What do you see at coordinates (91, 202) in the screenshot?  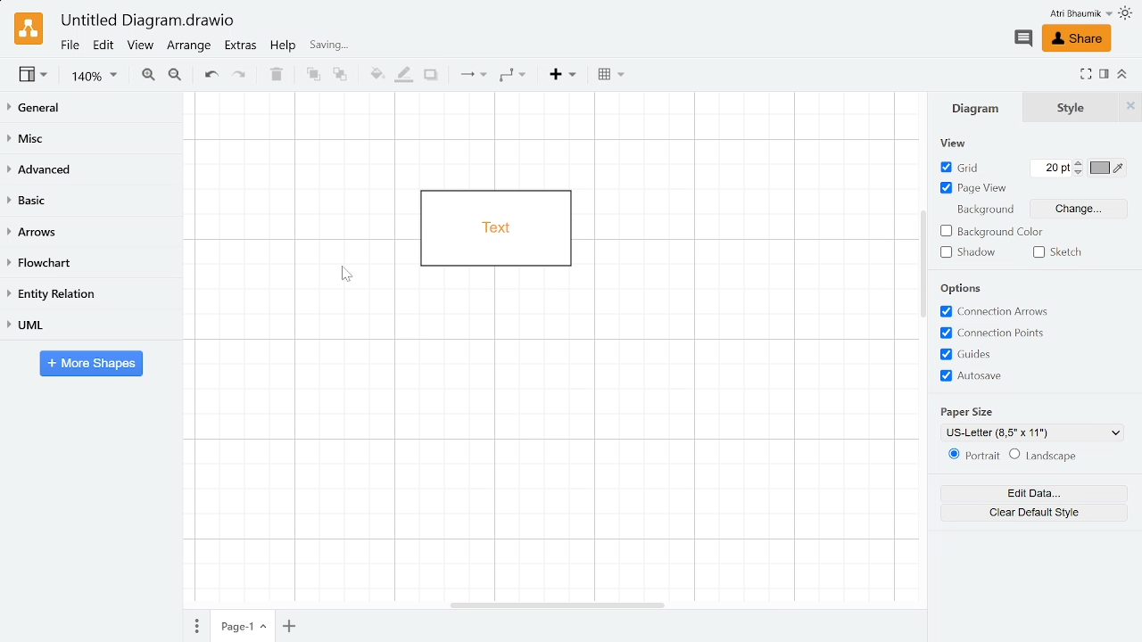 I see `basic` at bounding box center [91, 202].